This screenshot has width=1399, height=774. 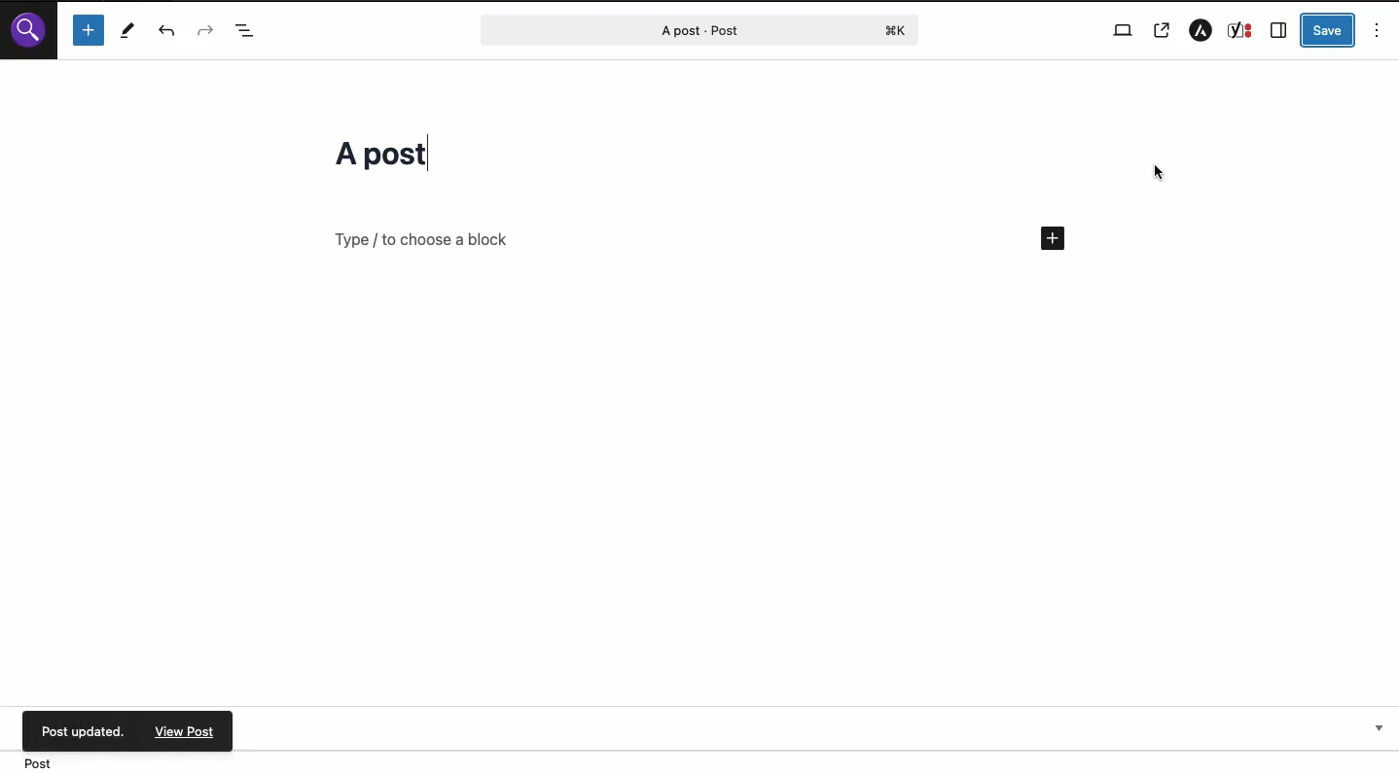 What do you see at coordinates (699, 29) in the screenshot?
I see `Post` at bounding box center [699, 29].